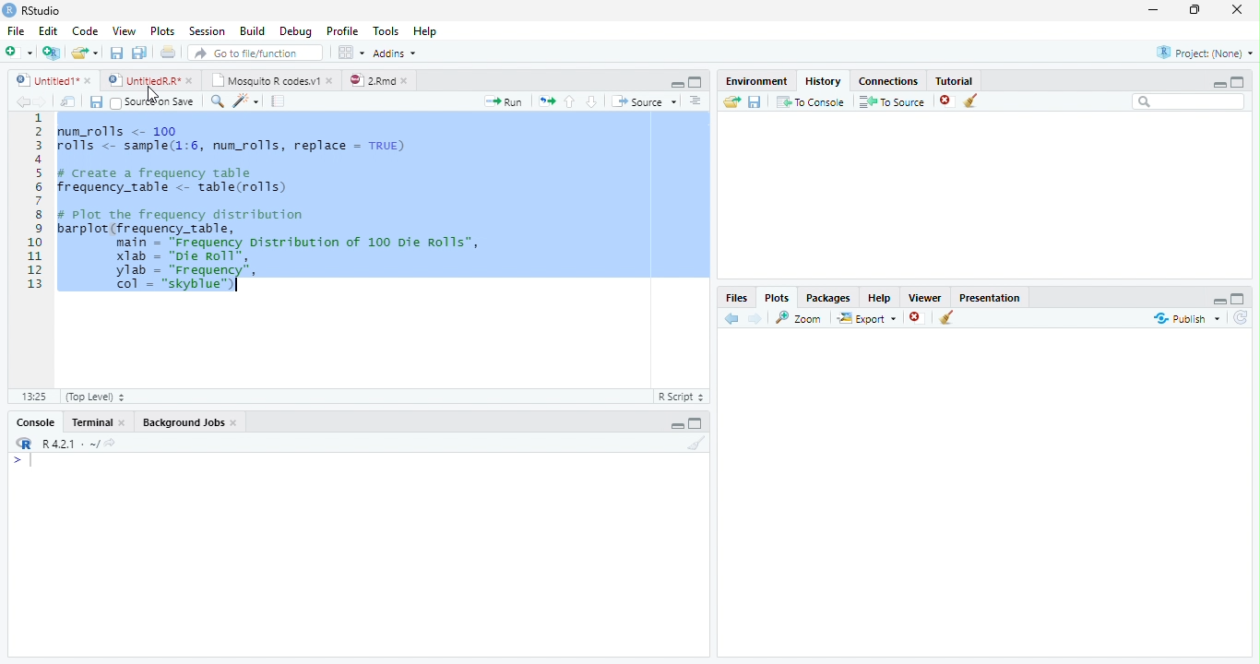 The image size is (1260, 664). What do you see at coordinates (70, 101) in the screenshot?
I see `Show in new window` at bounding box center [70, 101].